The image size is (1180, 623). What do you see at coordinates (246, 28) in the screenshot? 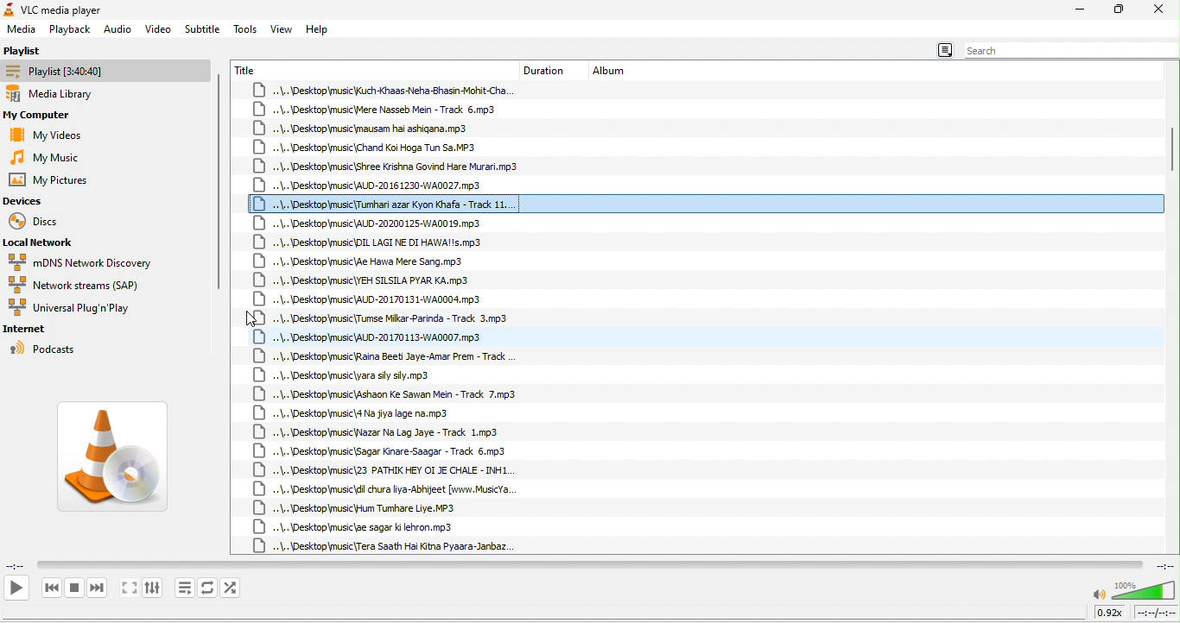
I see `tools` at bounding box center [246, 28].